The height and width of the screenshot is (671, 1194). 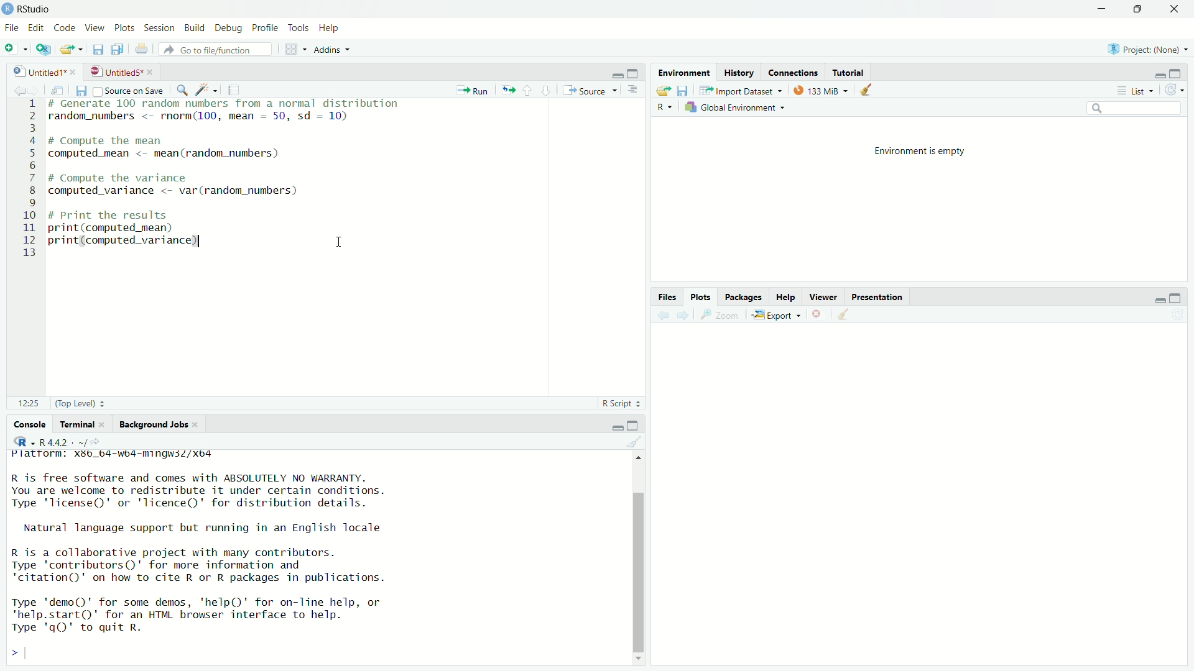 What do you see at coordinates (636, 91) in the screenshot?
I see `hide document online` at bounding box center [636, 91].